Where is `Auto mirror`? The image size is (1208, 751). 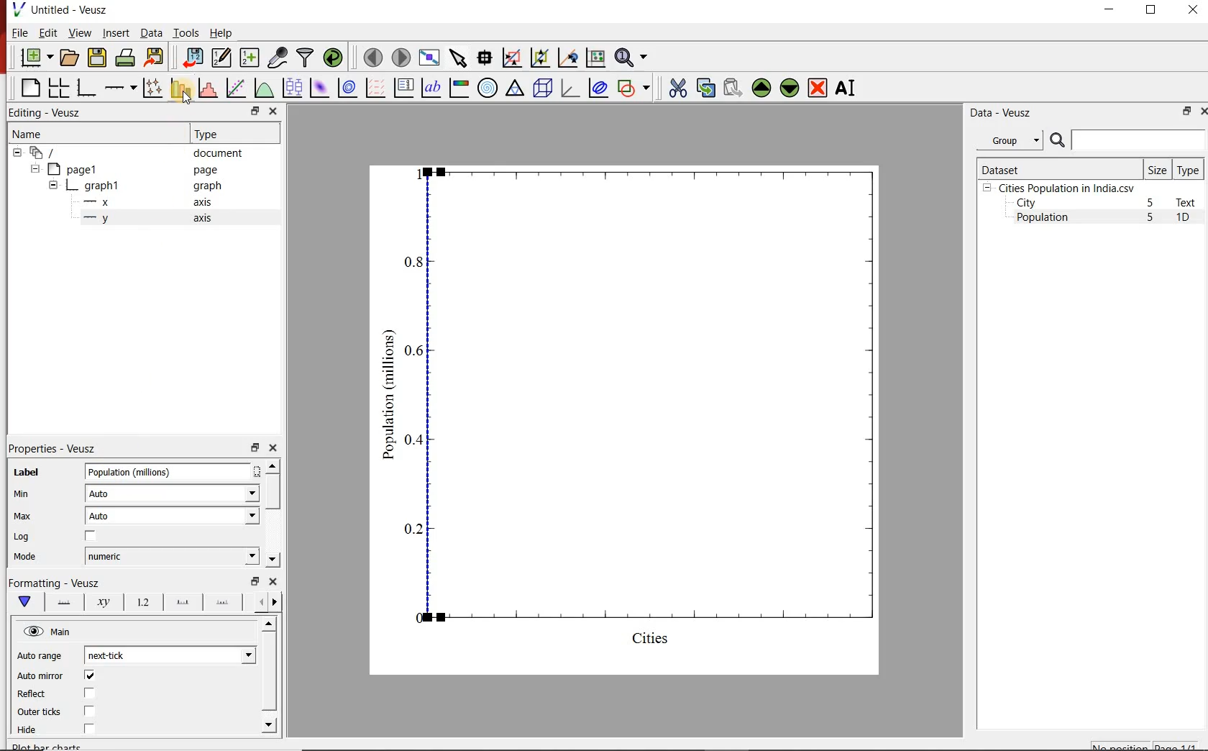
Auto mirror is located at coordinates (42, 675).